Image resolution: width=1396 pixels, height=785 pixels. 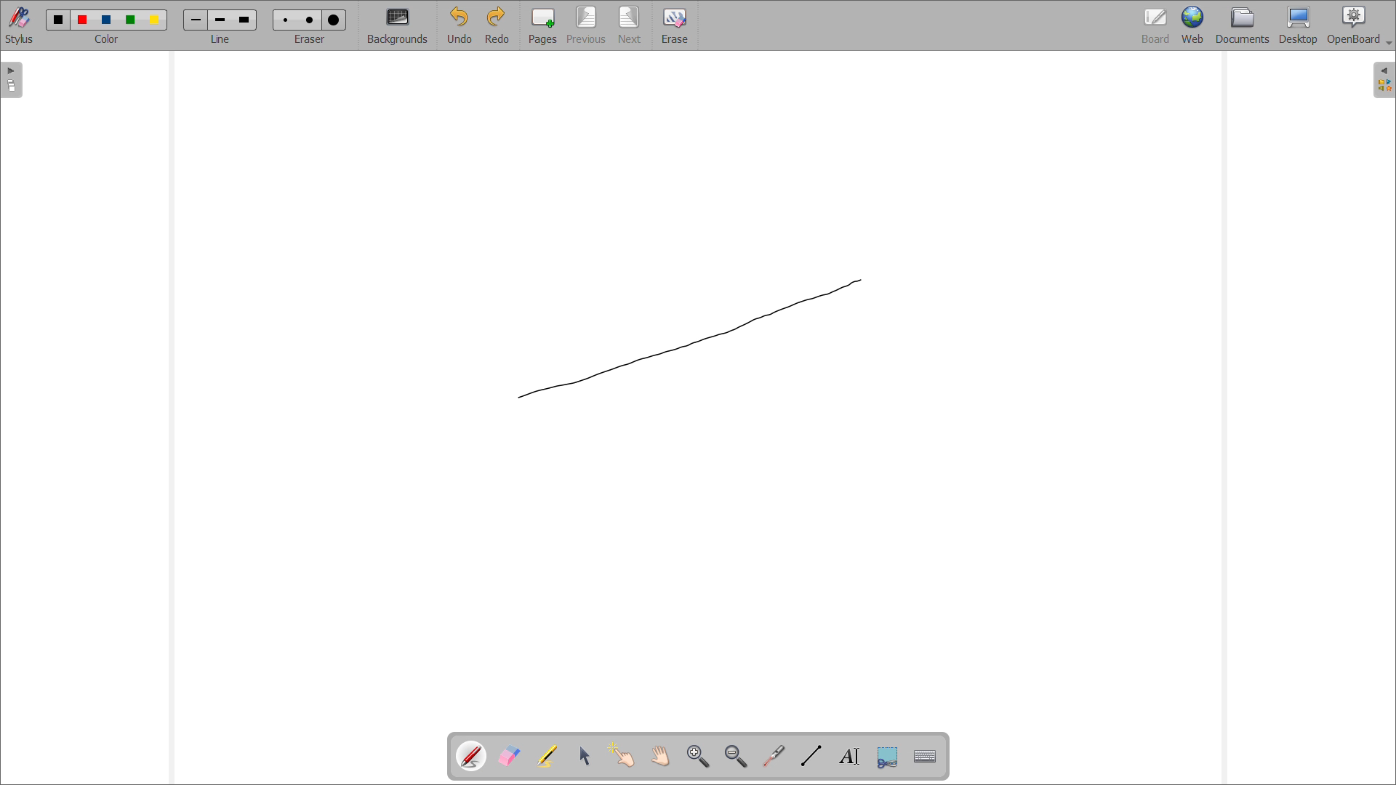 I want to click on color, so click(x=84, y=20).